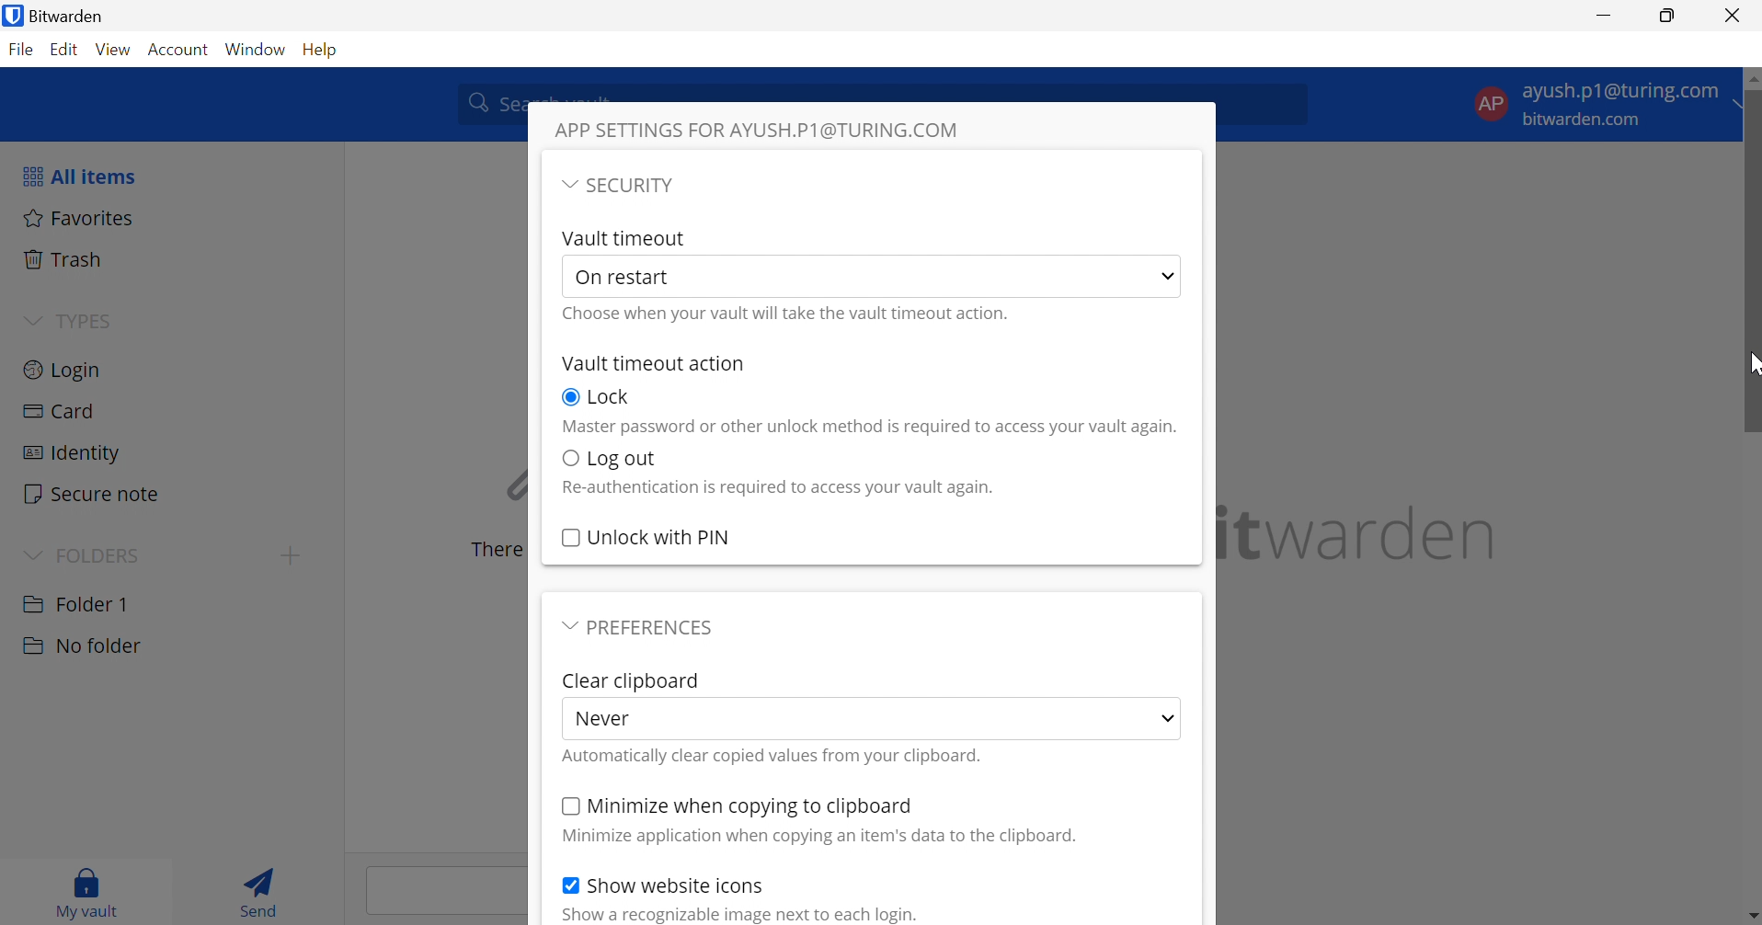  What do you see at coordinates (567, 460) in the screenshot?
I see `Checkbox` at bounding box center [567, 460].